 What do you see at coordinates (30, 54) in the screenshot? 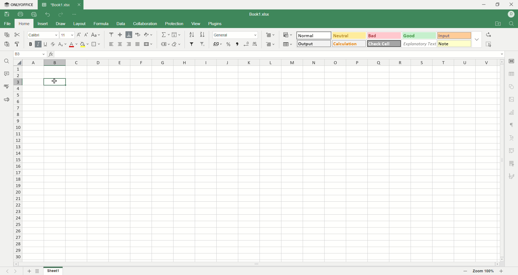
I see `cell name` at bounding box center [30, 54].